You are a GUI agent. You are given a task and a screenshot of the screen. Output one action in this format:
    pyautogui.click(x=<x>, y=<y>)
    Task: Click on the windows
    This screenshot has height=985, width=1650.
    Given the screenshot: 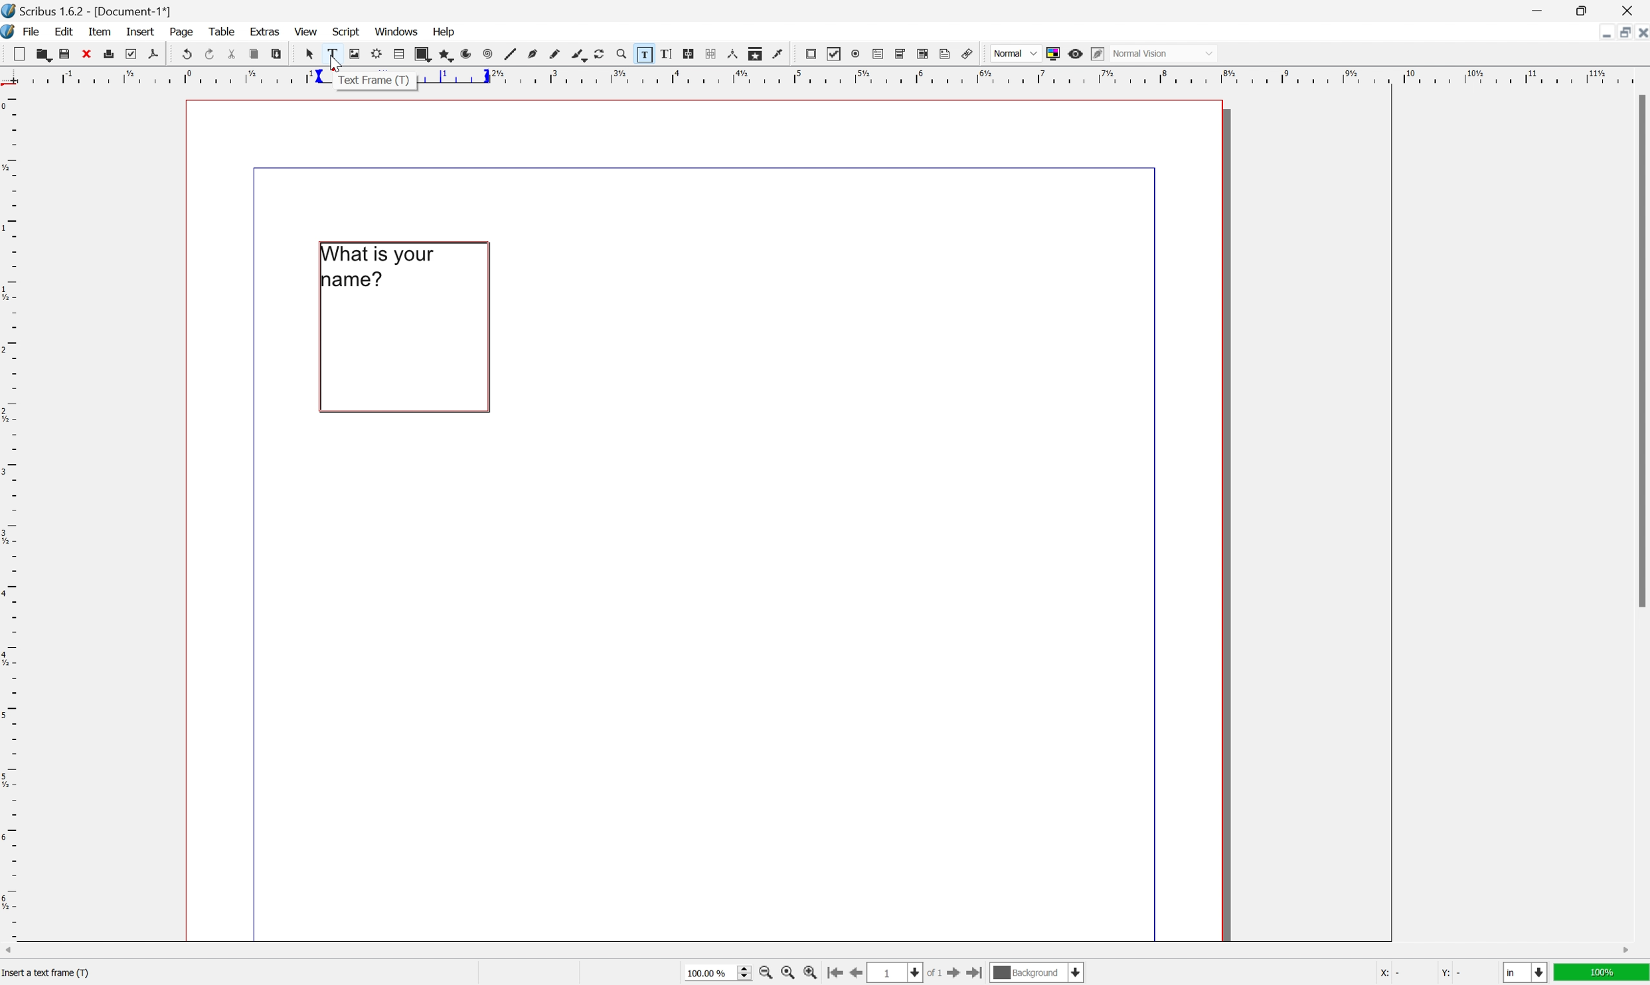 What is the action you would take?
    pyautogui.click(x=397, y=31)
    